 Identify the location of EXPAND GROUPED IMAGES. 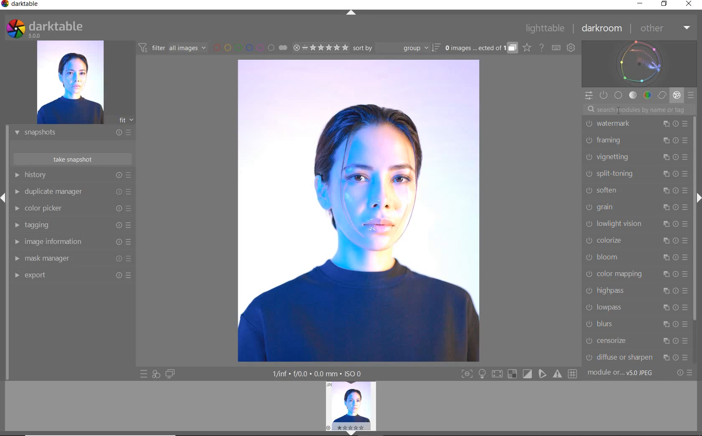
(481, 48).